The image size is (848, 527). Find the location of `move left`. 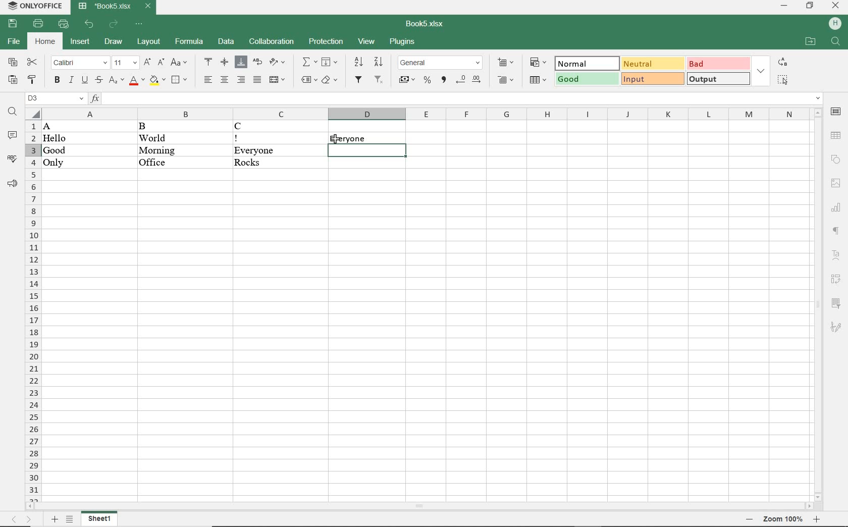

move left is located at coordinates (32, 505).